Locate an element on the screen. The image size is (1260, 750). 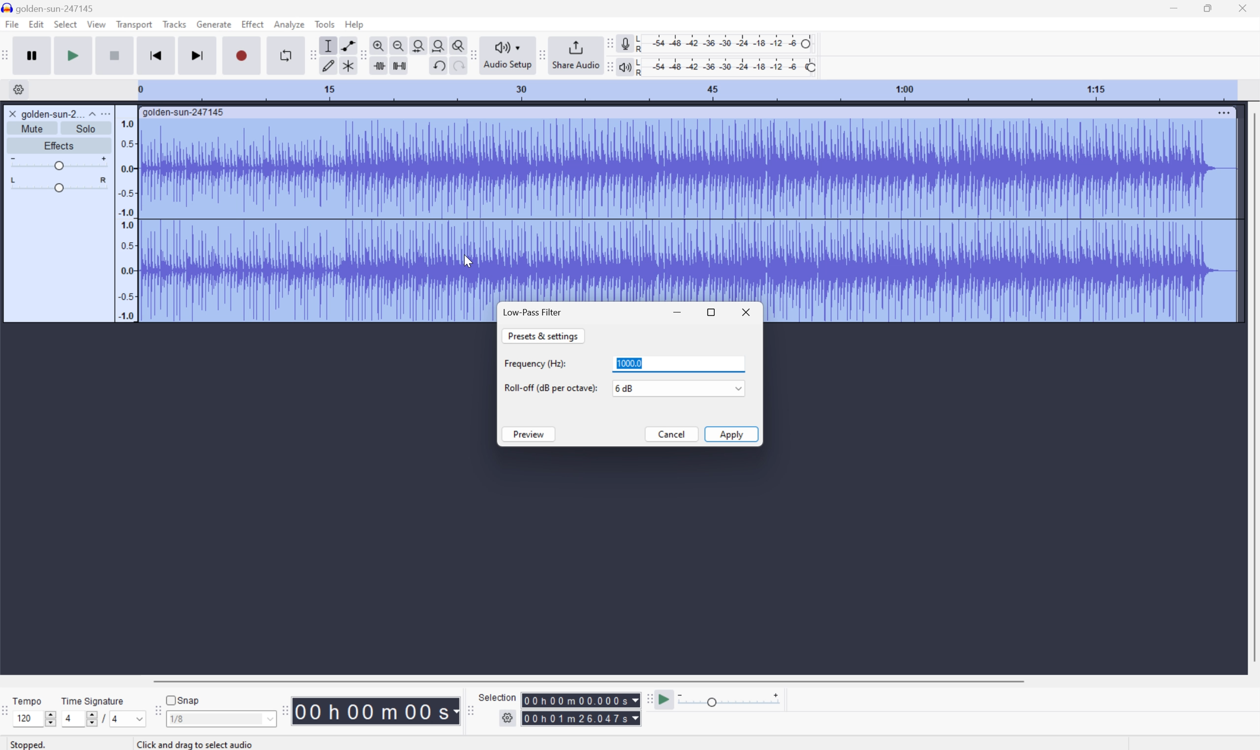
Audacity recording meter toolbar is located at coordinates (608, 43).